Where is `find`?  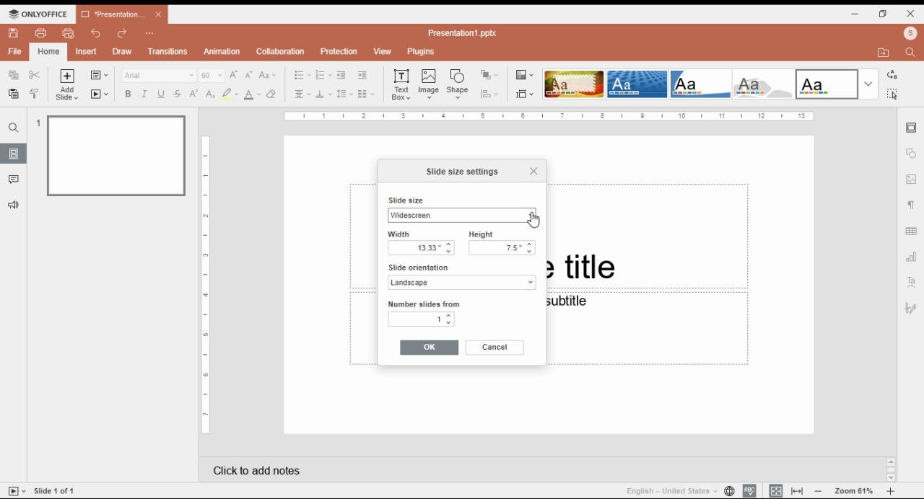 find is located at coordinates (14, 128).